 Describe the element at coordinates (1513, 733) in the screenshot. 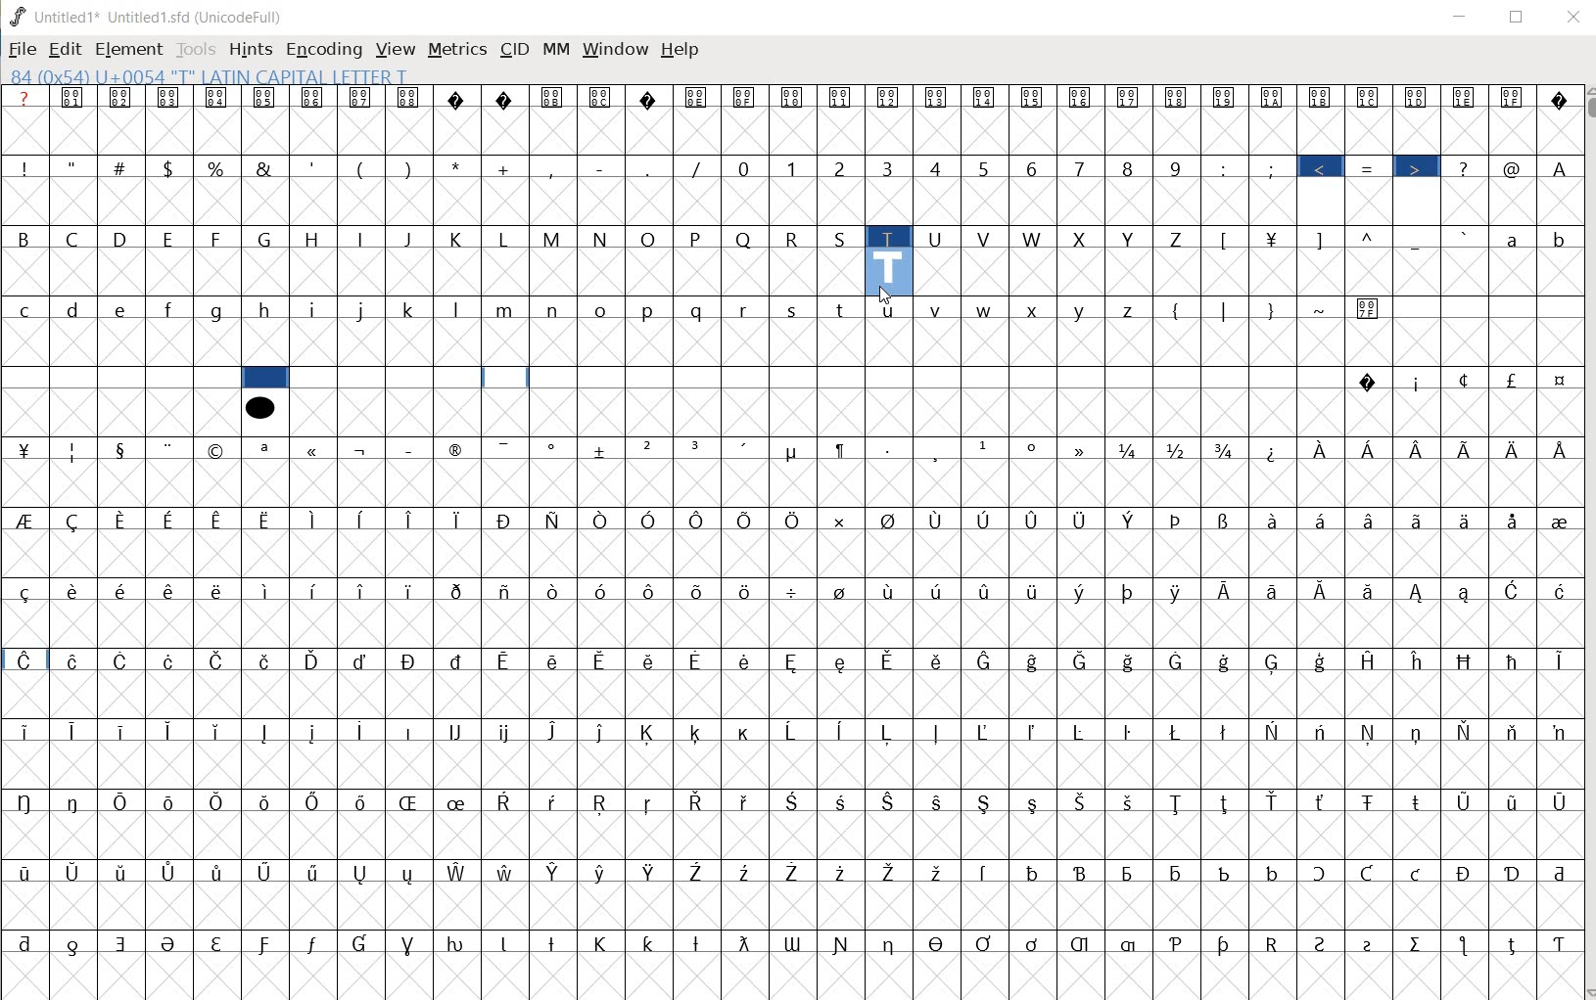

I see `Symbol` at that location.